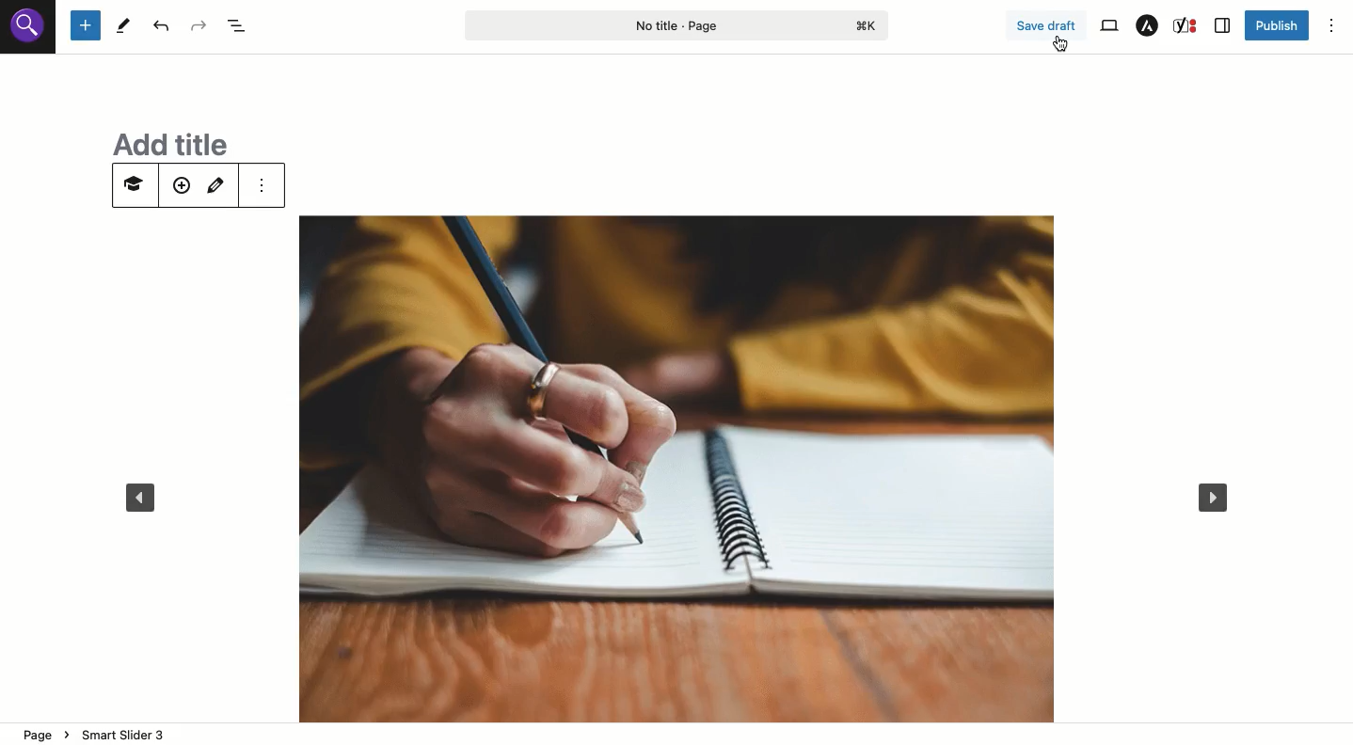  Describe the element at coordinates (86, 26) in the screenshot. I see `Add block` at that location.